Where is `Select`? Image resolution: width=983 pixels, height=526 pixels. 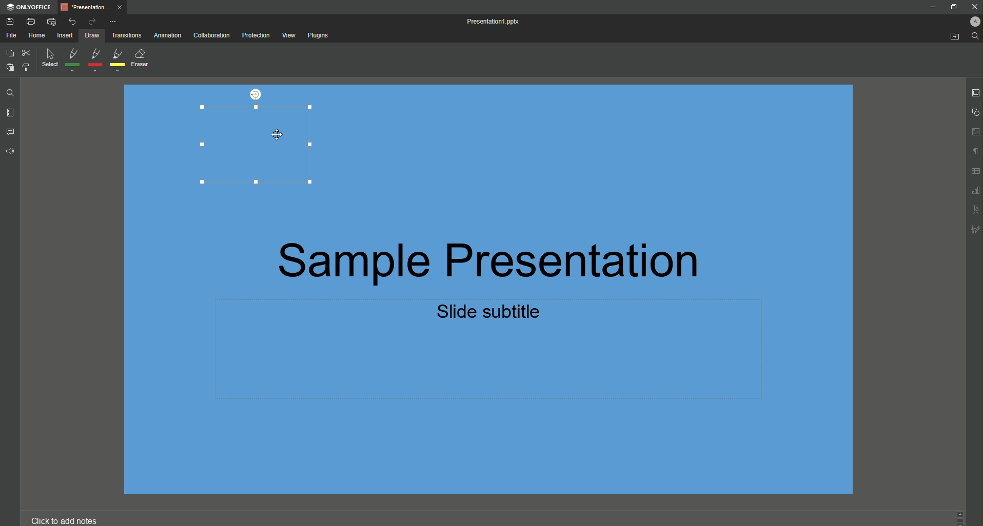 Select is located at coordinates (49, 60).